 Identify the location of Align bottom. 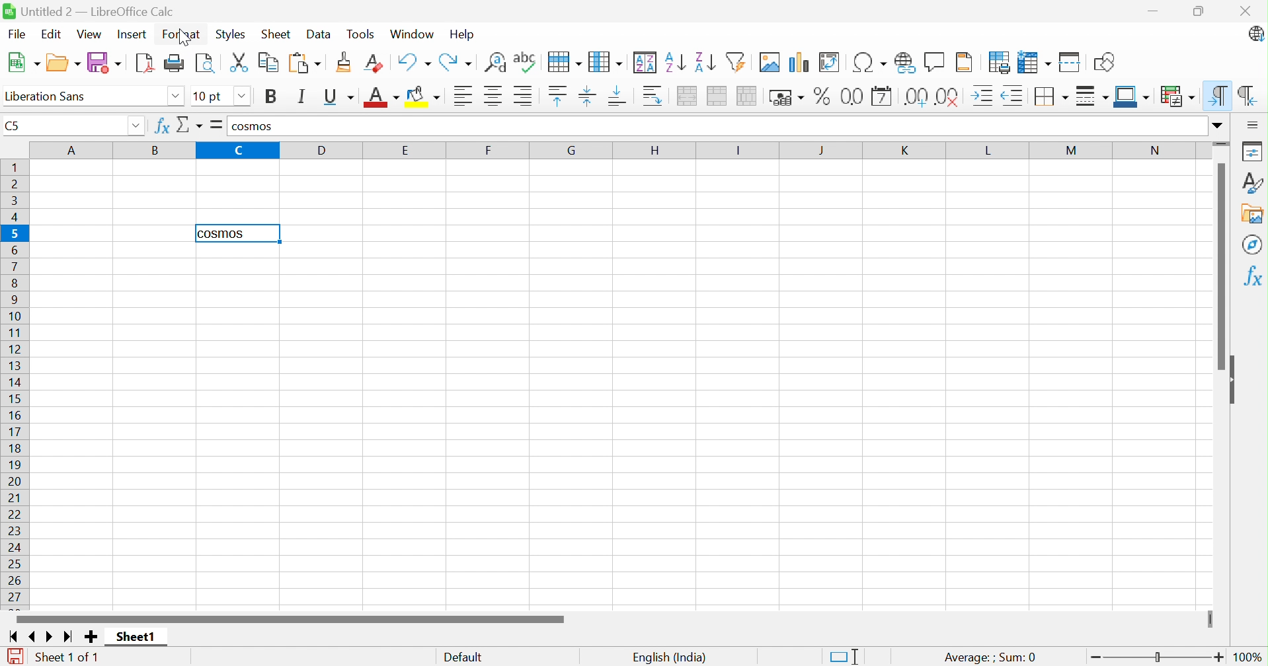
(617, 95).